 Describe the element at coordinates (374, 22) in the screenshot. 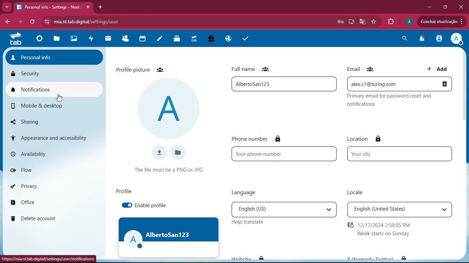

I see `favourite` at that location.